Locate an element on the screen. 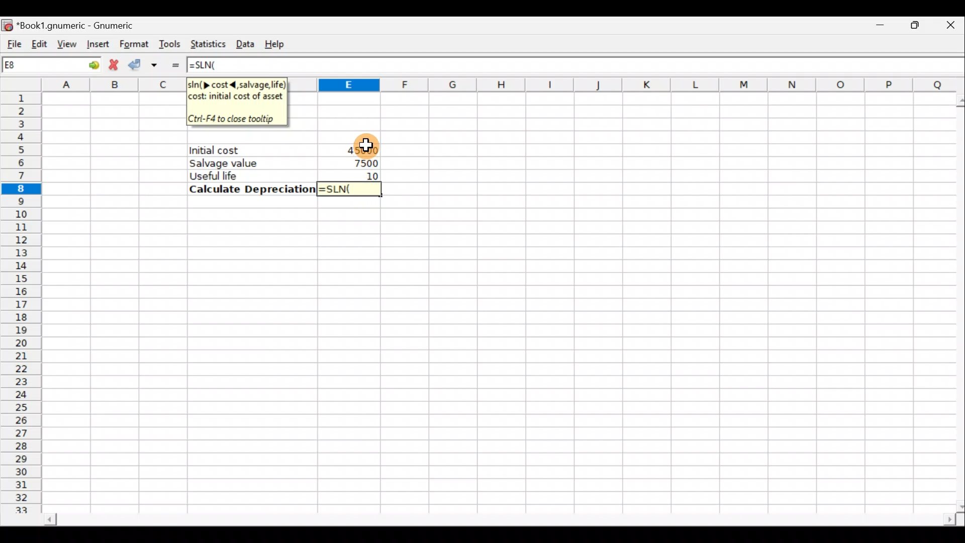  Gnumeric logo is located at coordinates (8, 23).